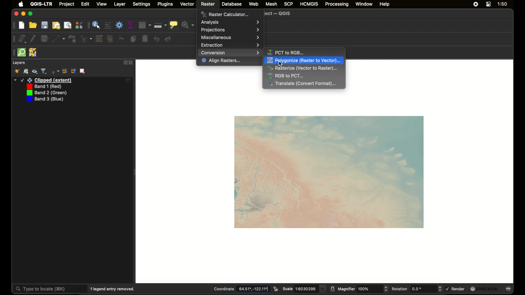  Describe the element at coordinates (33, 39) in the screenshot. I see `toggle editing` at that location.